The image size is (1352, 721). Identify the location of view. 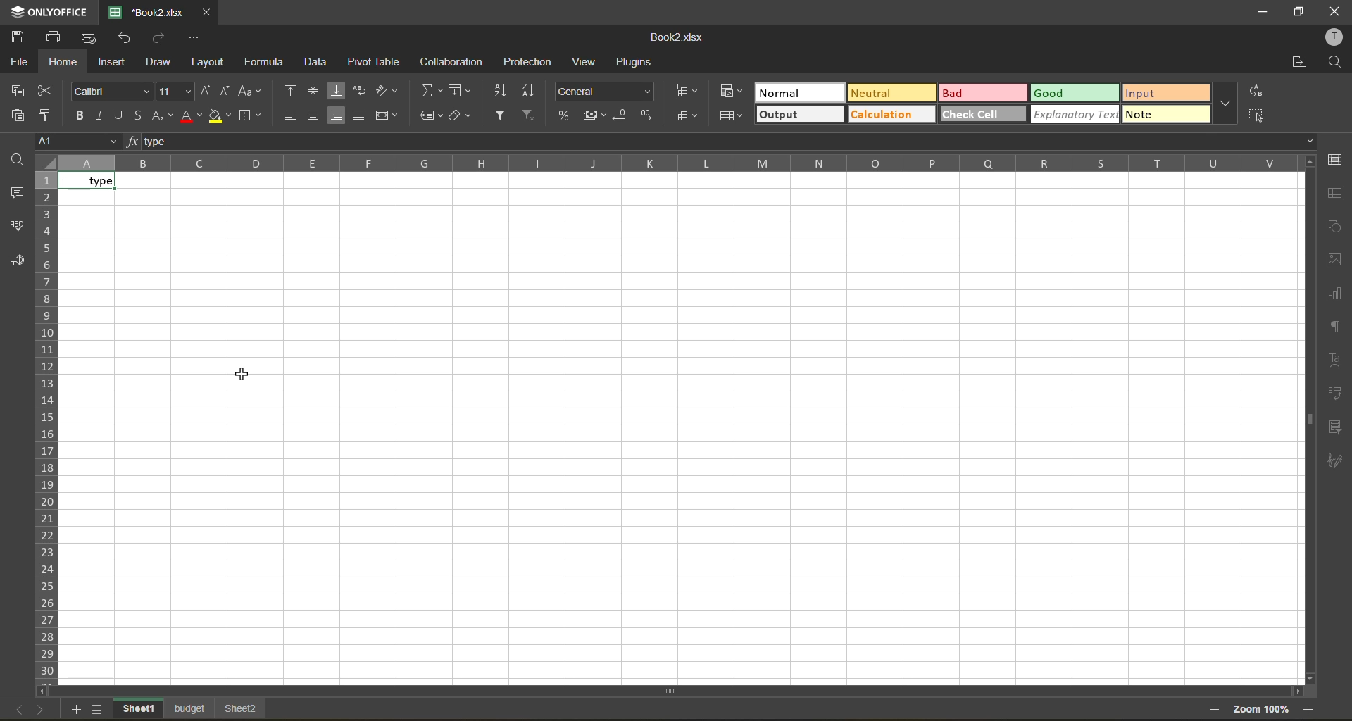
(587, 63).